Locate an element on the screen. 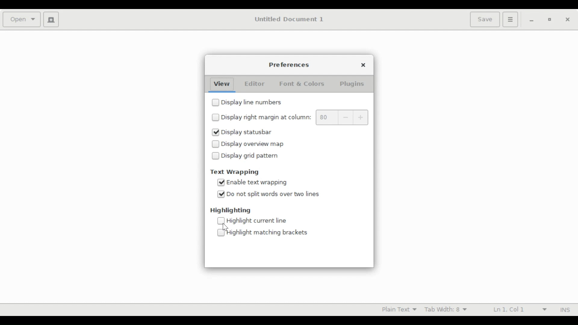 This screenshot has height=325, width=578. decrease is located at coordinates (346, 118).